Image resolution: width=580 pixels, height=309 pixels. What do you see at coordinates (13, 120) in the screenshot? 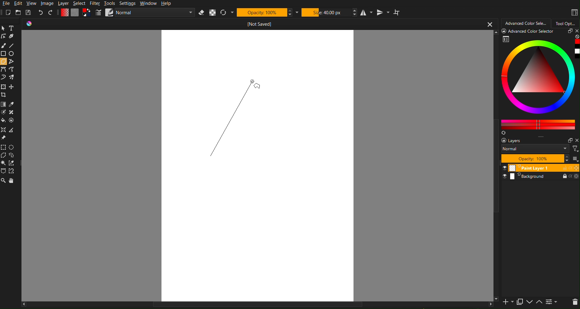
I see `enclose and fill tool` at bounding box center [13, 120].